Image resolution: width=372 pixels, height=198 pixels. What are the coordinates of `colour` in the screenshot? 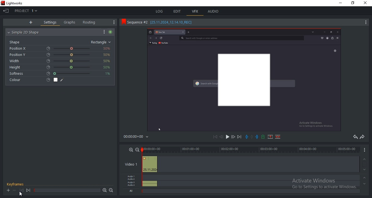 It's located at (39, 80).